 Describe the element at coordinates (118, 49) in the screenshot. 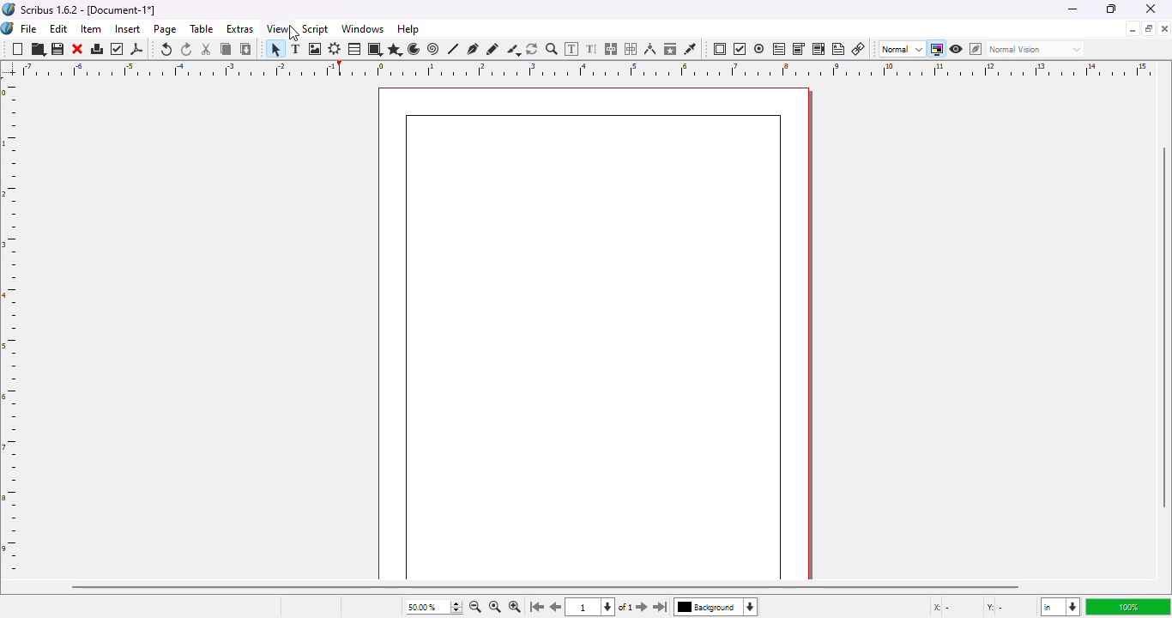

I see `preflight verifier` at that location.